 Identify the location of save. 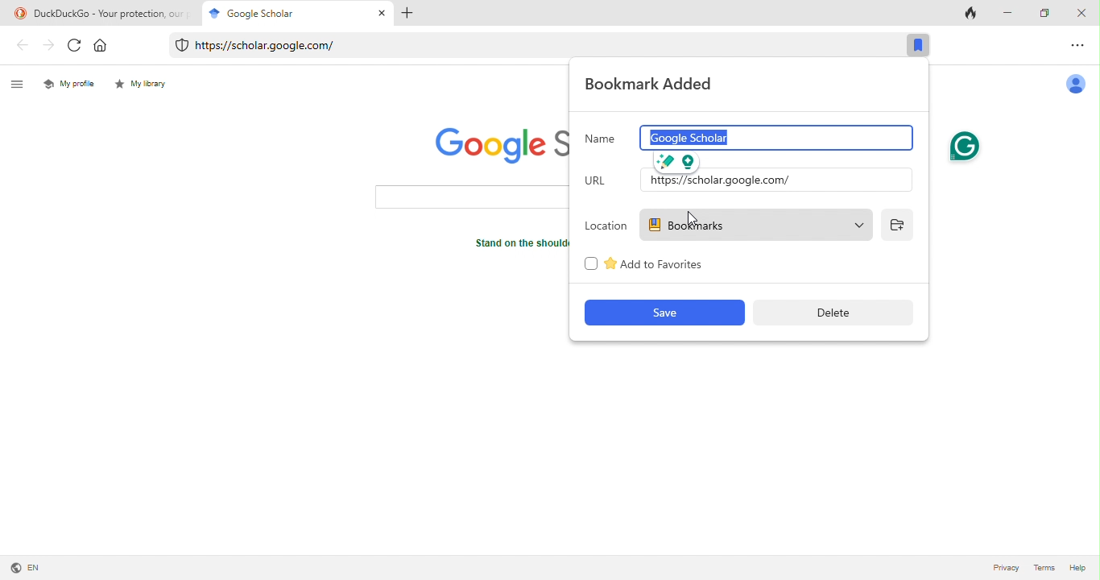
(663, 314).